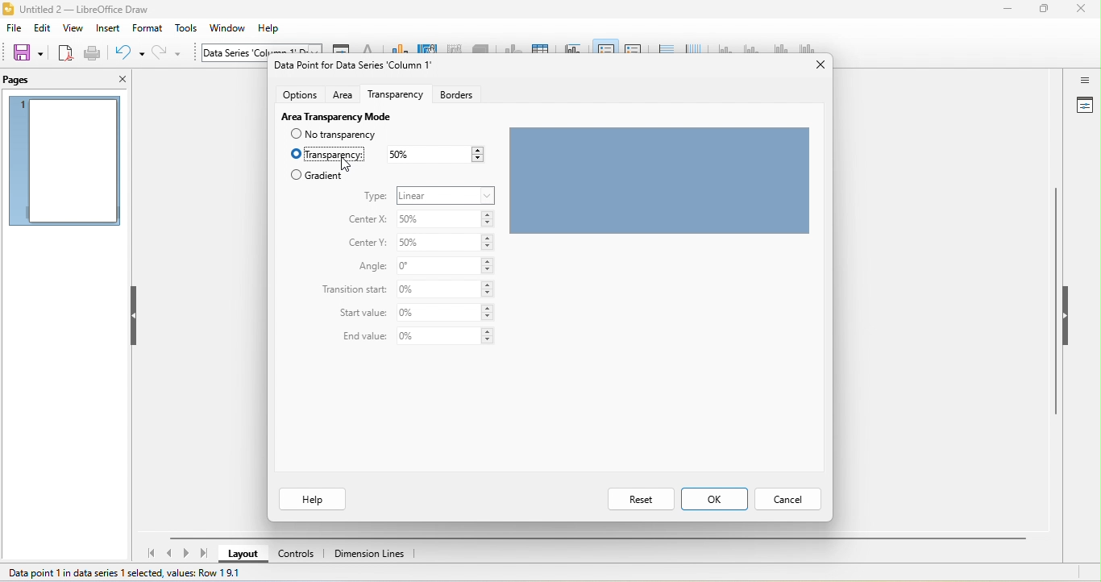 This screenshot has height=582, width=1101. I want to click on checkbox, so click(295, 175).